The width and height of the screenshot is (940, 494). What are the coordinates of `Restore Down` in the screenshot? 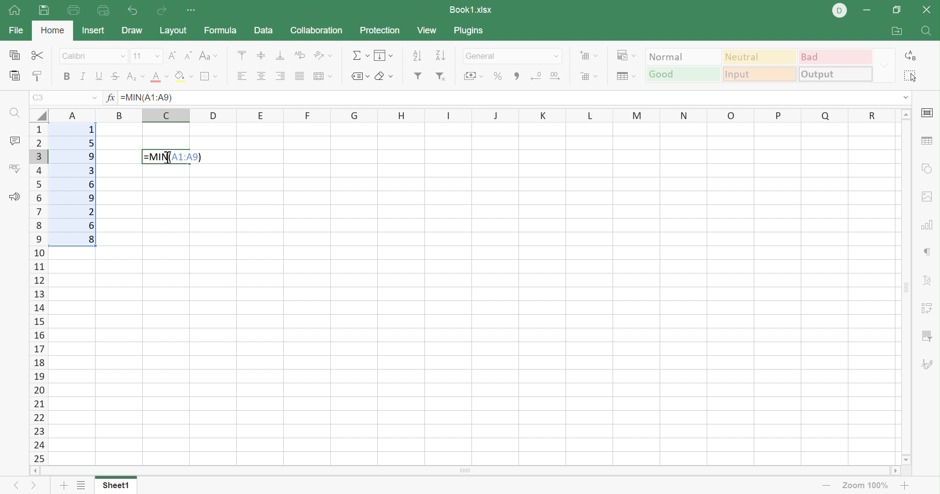 It's located at (899, 8).